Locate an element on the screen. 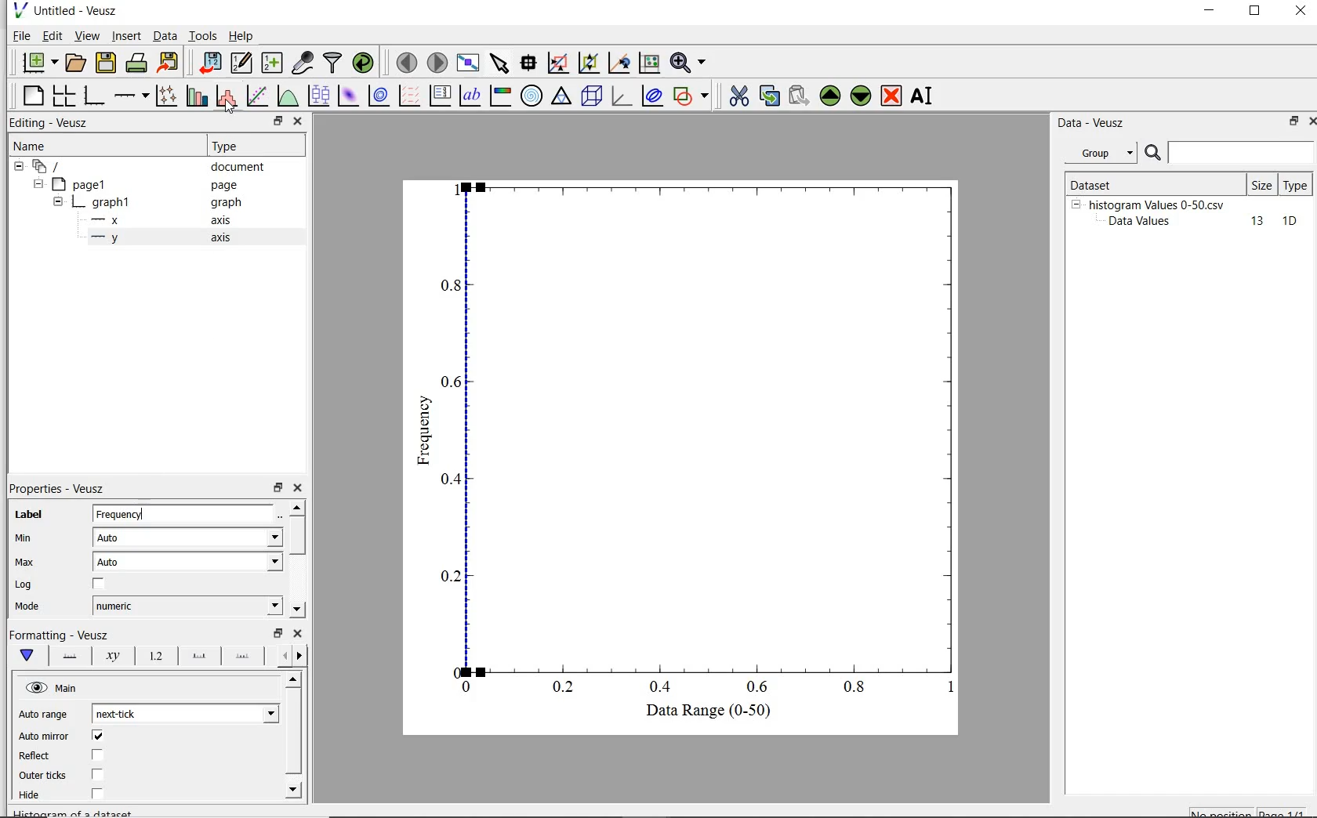  veusz logo is located at coordinates (19, 10).